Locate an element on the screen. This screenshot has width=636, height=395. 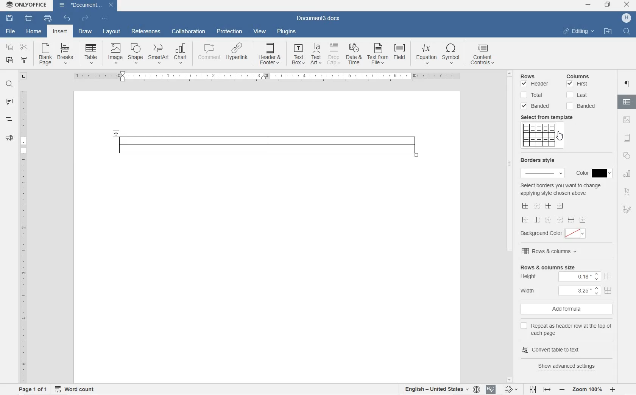
Banded is located at coordinates (583, 106).